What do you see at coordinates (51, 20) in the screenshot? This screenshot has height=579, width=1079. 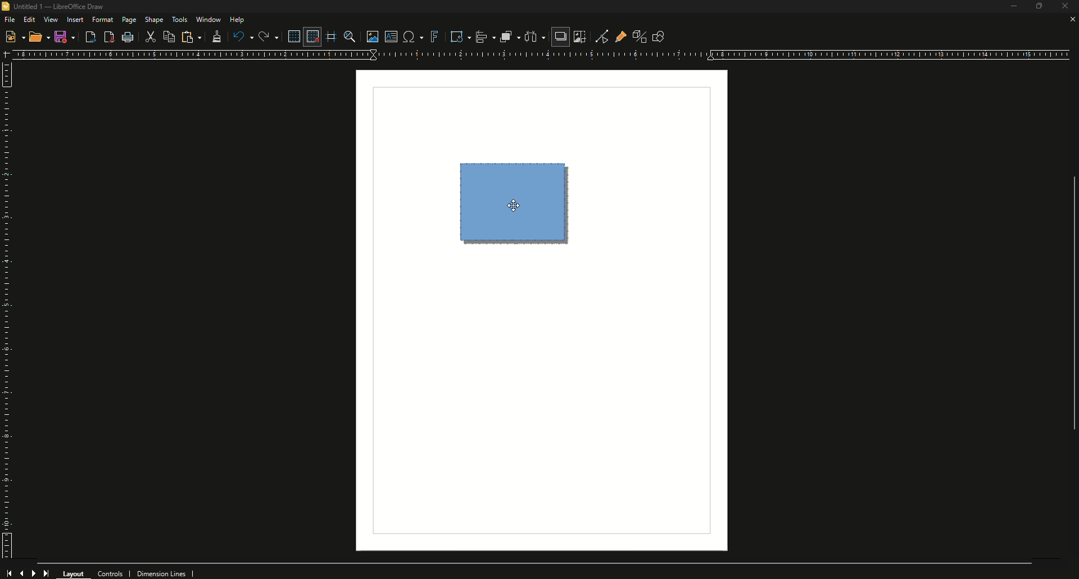 I see `View` at bounding box center [51, 20].